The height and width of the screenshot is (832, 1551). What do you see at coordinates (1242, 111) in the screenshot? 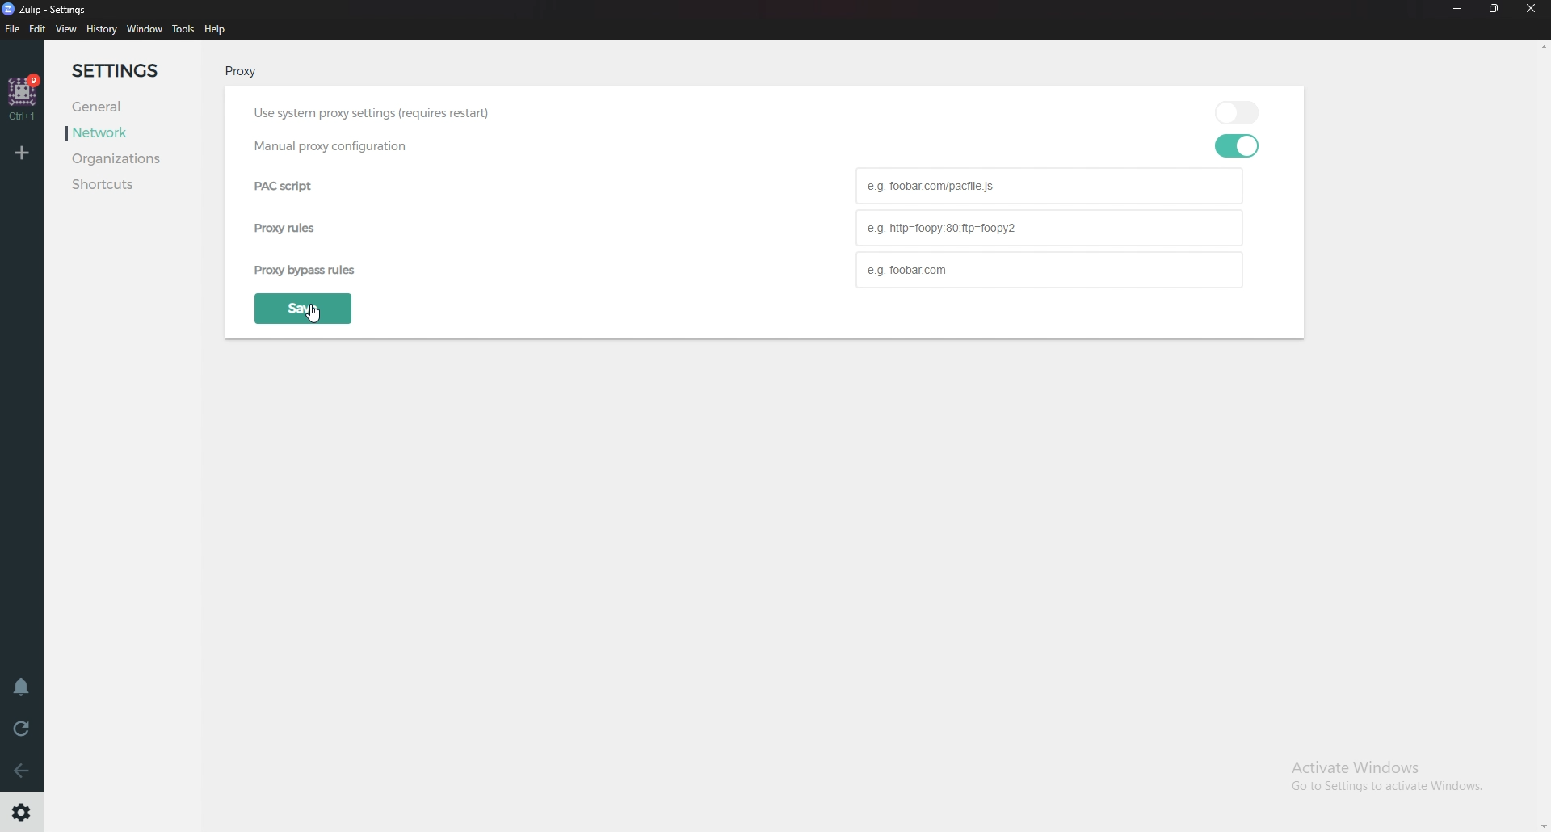
I see `toggle` at bounding box center [1242, 111].